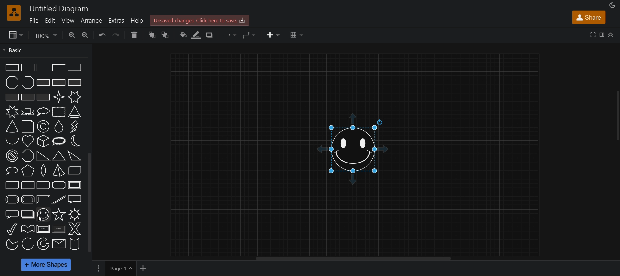 The image size is (620, 276). Describe the element at coordinates (28, 83) in the screenshot. I see `polyline` at that location.